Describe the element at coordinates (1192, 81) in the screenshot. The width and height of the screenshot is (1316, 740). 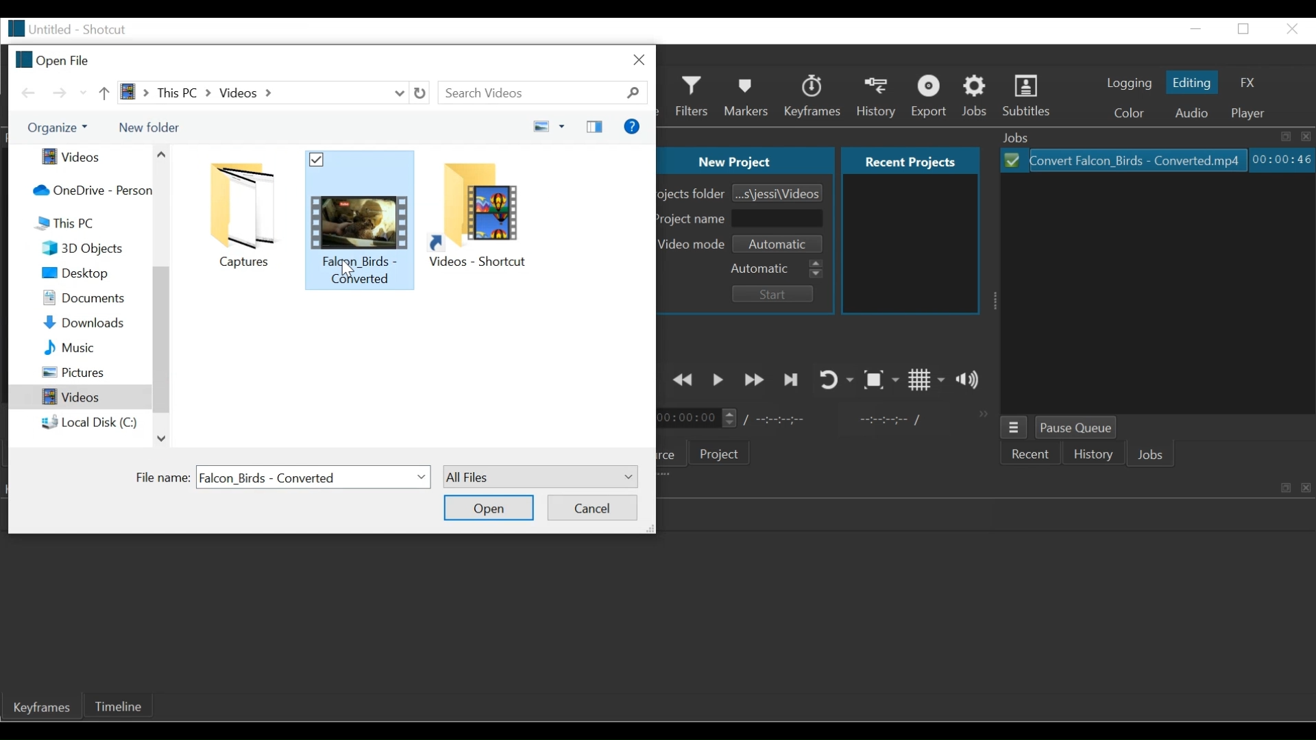
I see `Editing` at that location.